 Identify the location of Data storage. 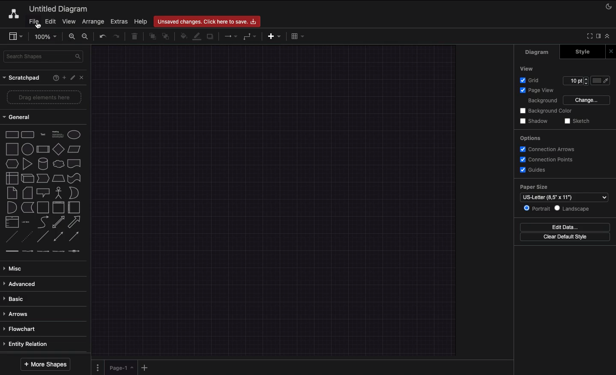
(27, 208).